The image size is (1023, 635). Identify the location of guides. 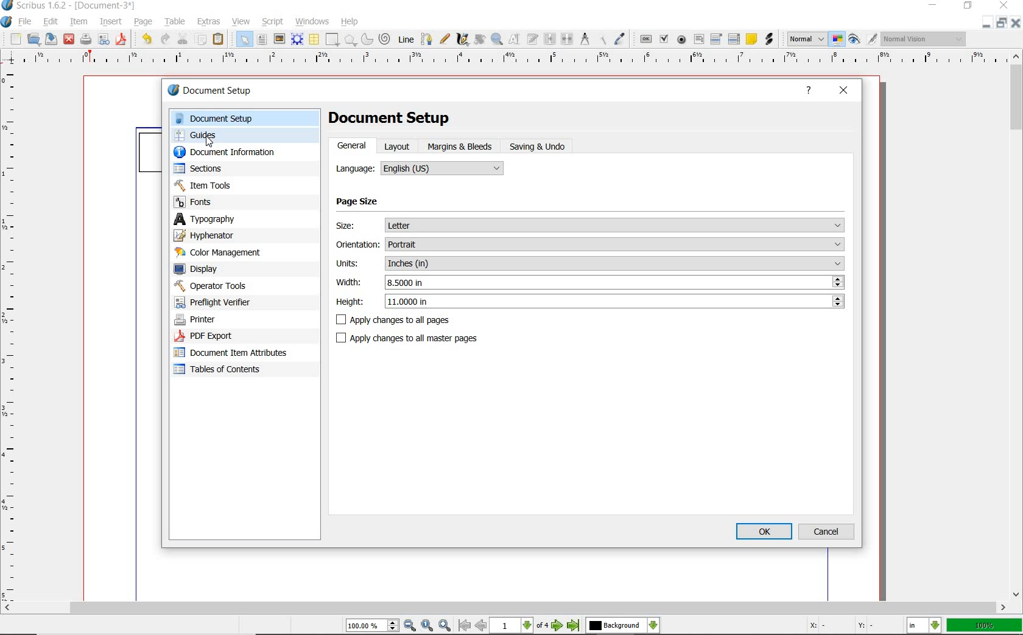
(244, 136).